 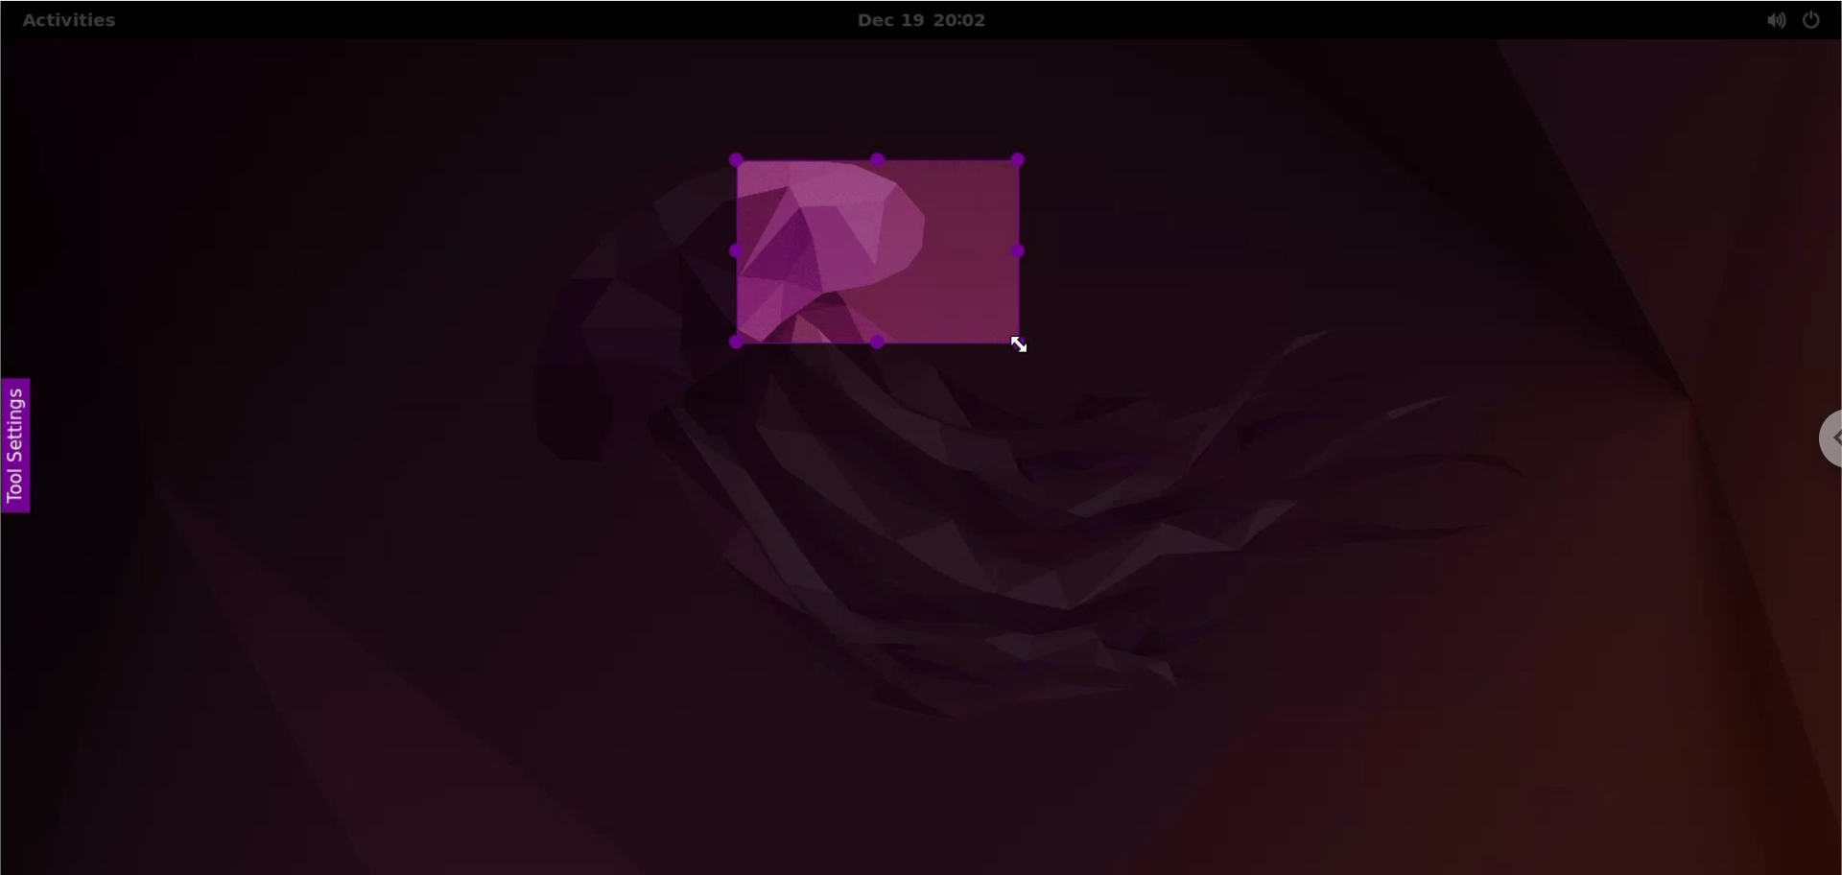 I want to click on selected area, so click(x=880, y=250).